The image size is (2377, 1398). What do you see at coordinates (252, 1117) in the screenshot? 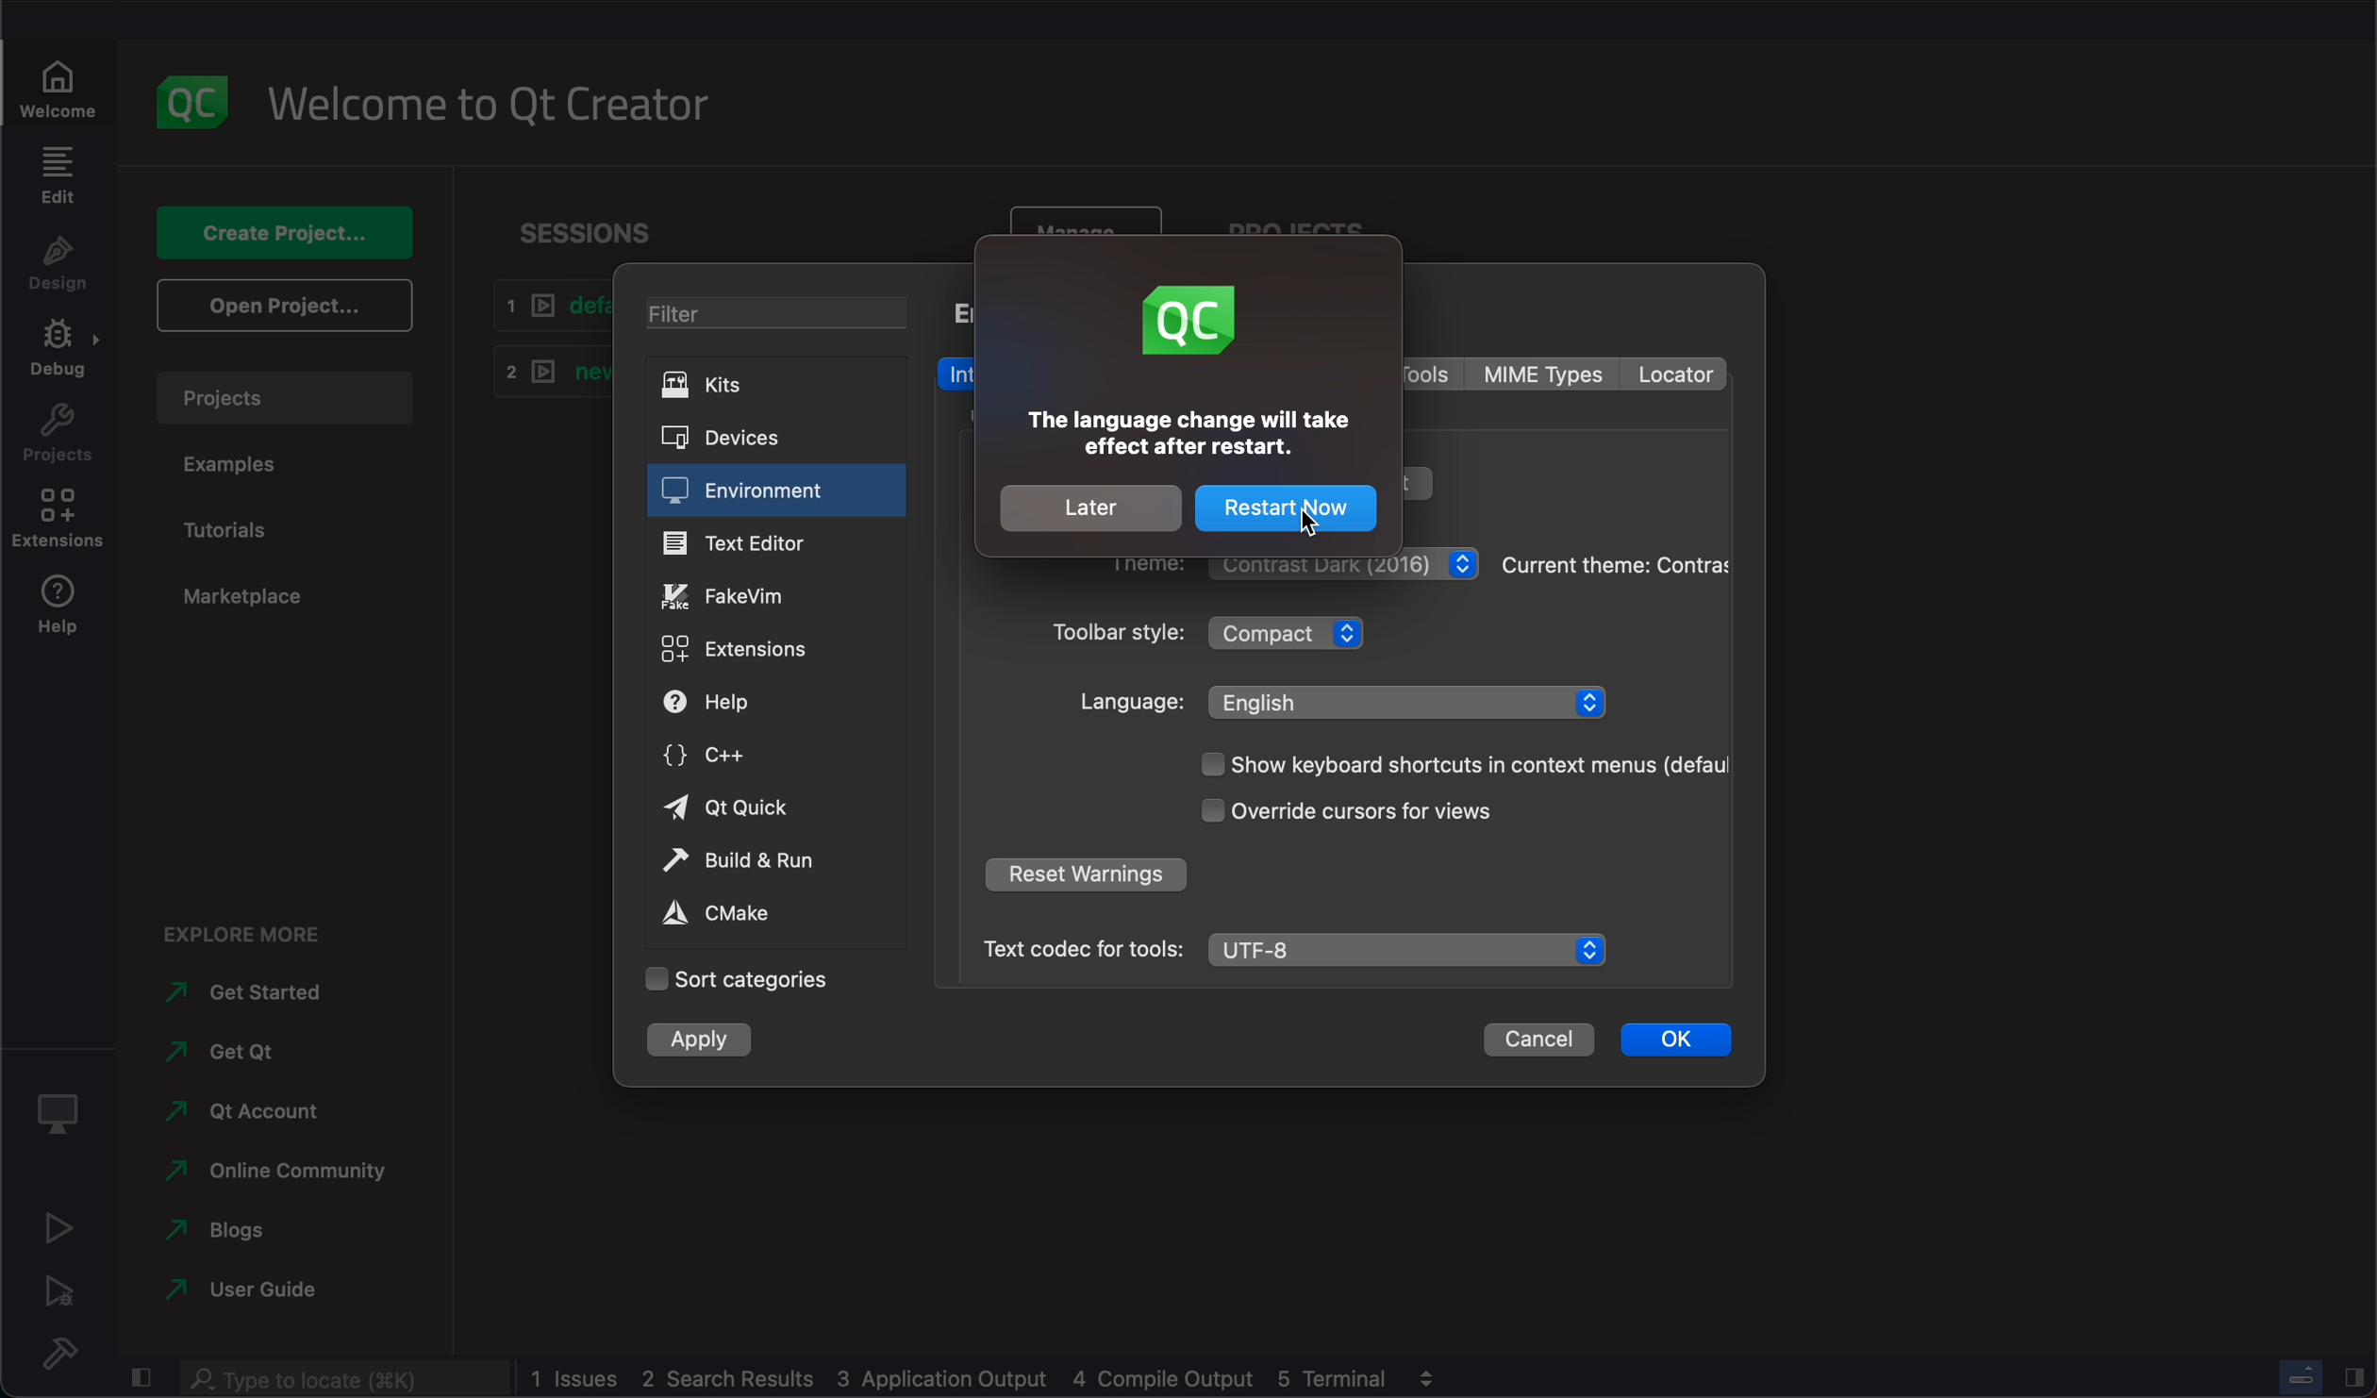
I see `qt account` at bounding box center [252, 1117].